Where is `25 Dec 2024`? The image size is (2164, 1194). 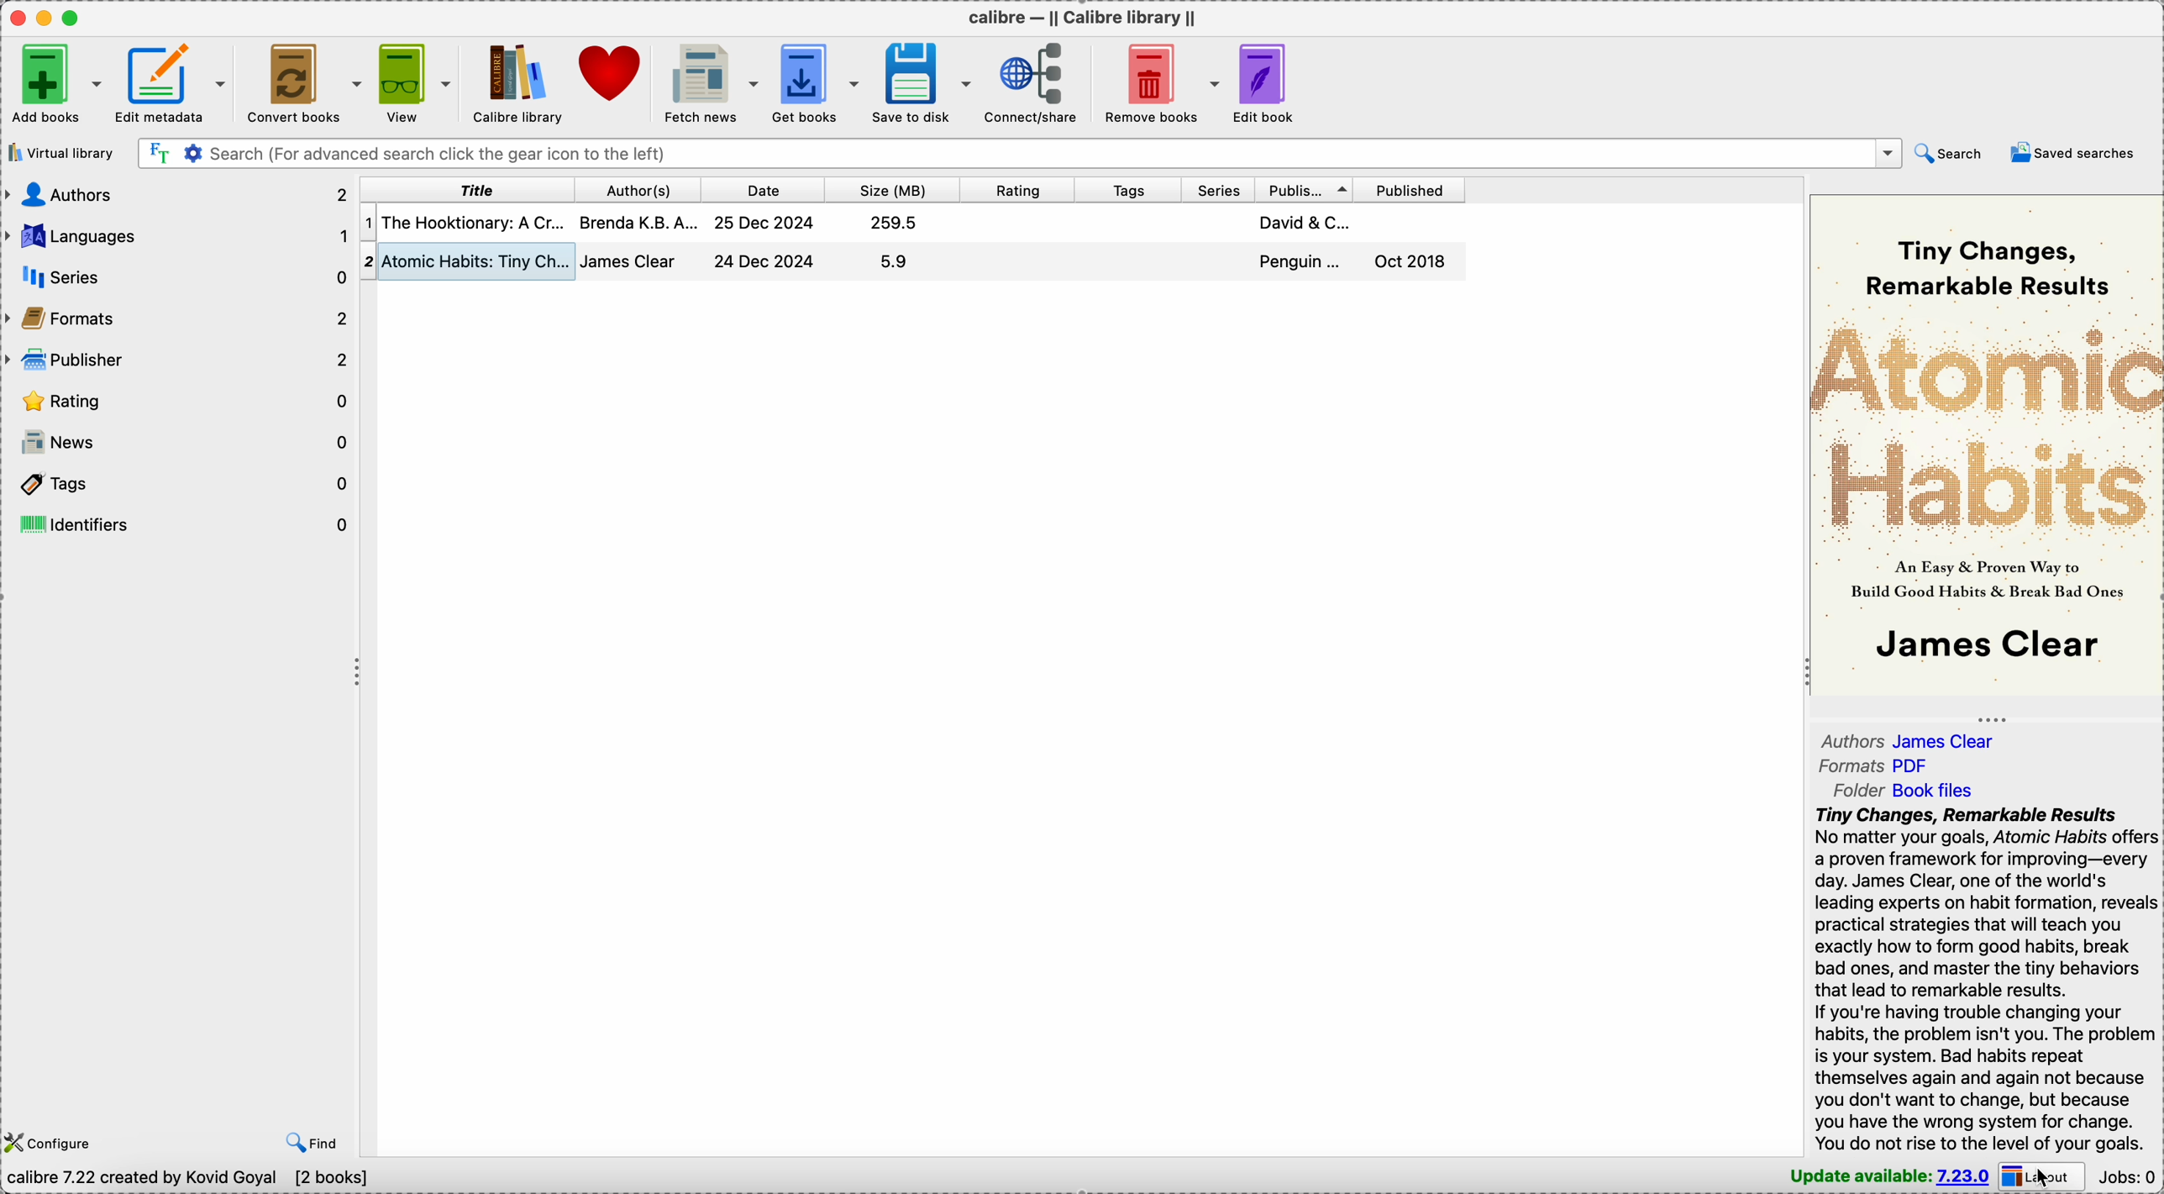 25 Dec 2024 is located at coordinates (764, 222).